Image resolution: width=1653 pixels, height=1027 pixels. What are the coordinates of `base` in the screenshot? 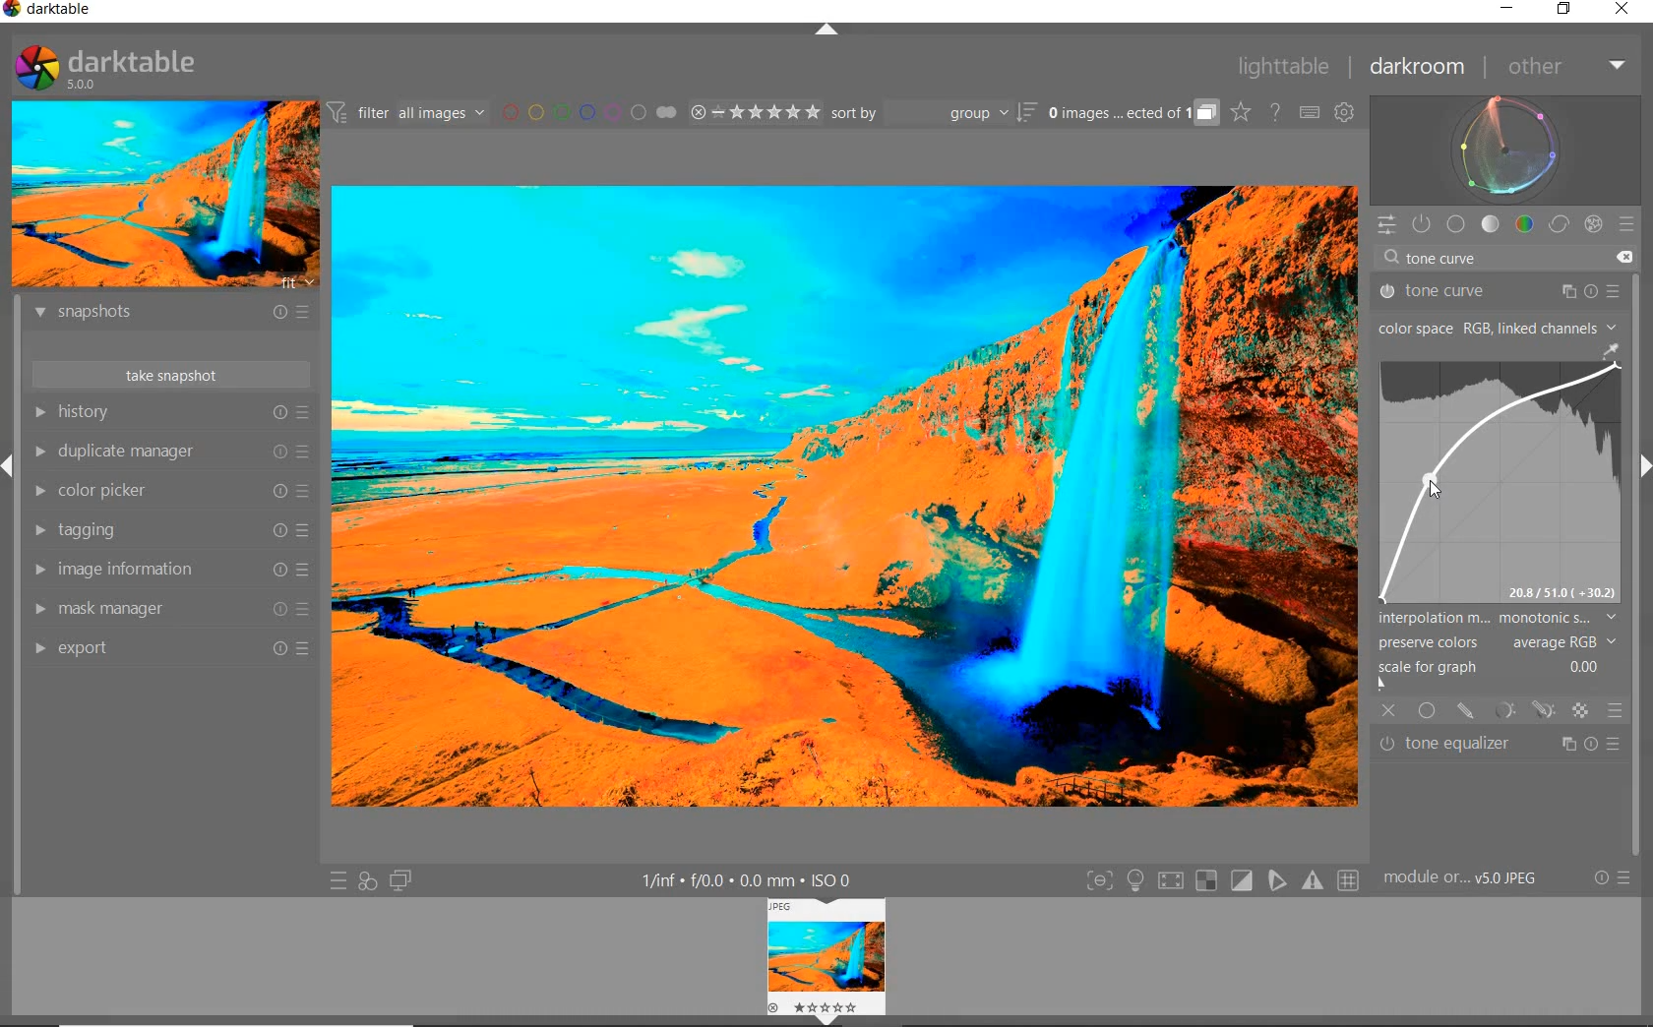 It's located at (1457, 223).